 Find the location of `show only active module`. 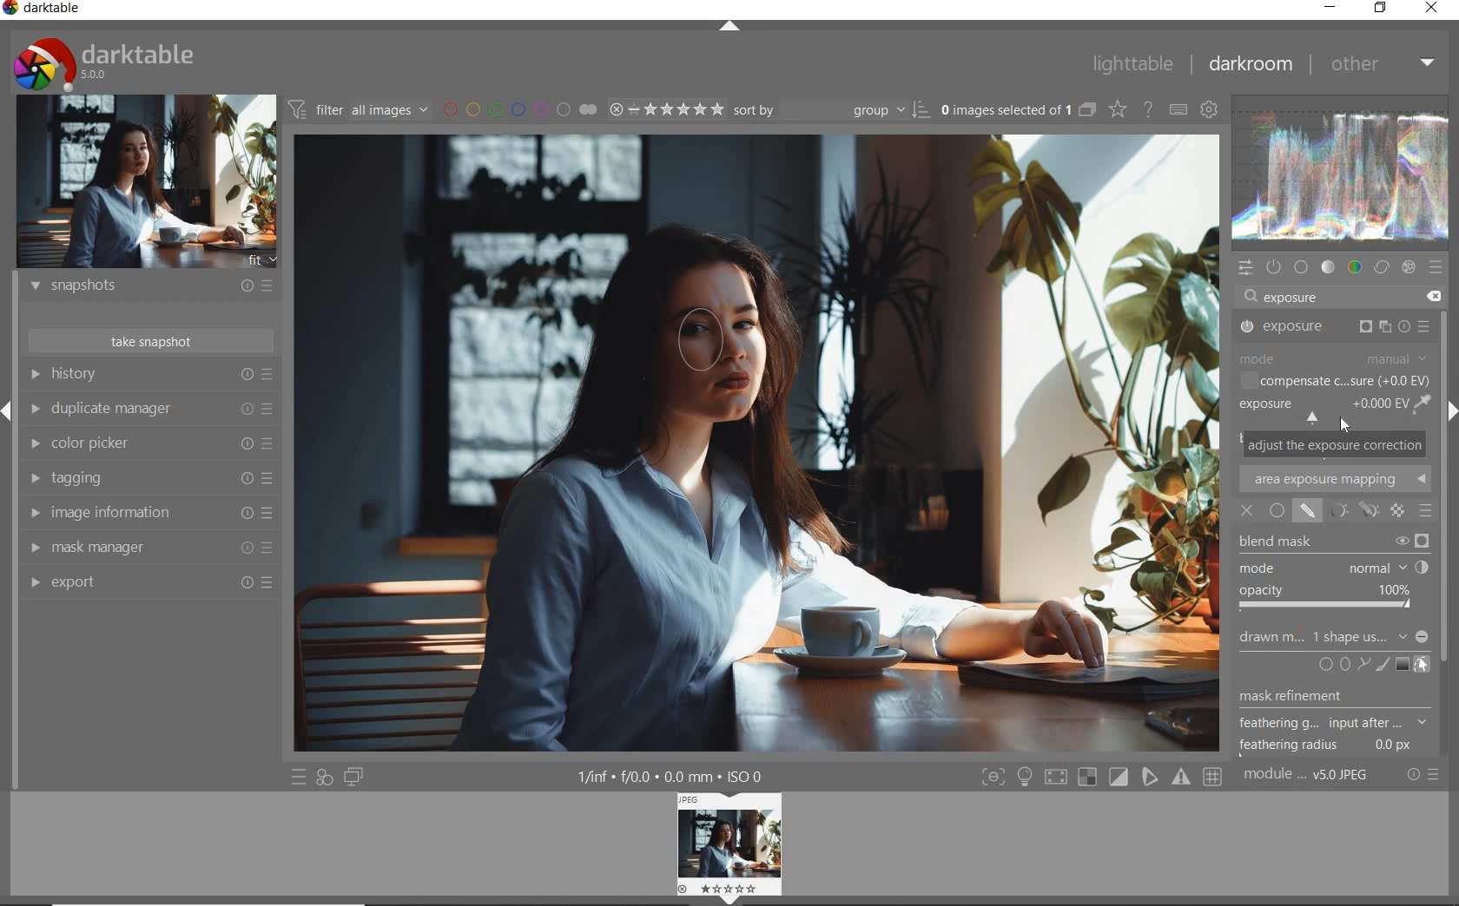

show only active module is located at coordinates (1275, 266).